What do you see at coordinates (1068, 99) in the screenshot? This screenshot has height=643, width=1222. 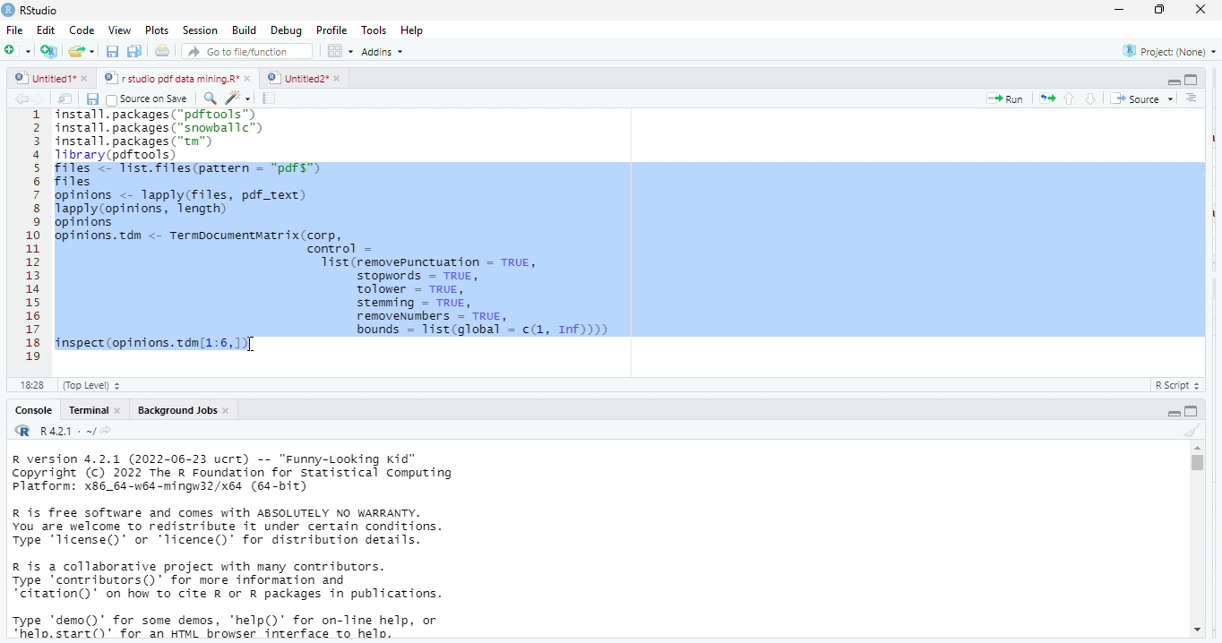 I see `go to previous section/chunk` at bounding box center [1068, 99].